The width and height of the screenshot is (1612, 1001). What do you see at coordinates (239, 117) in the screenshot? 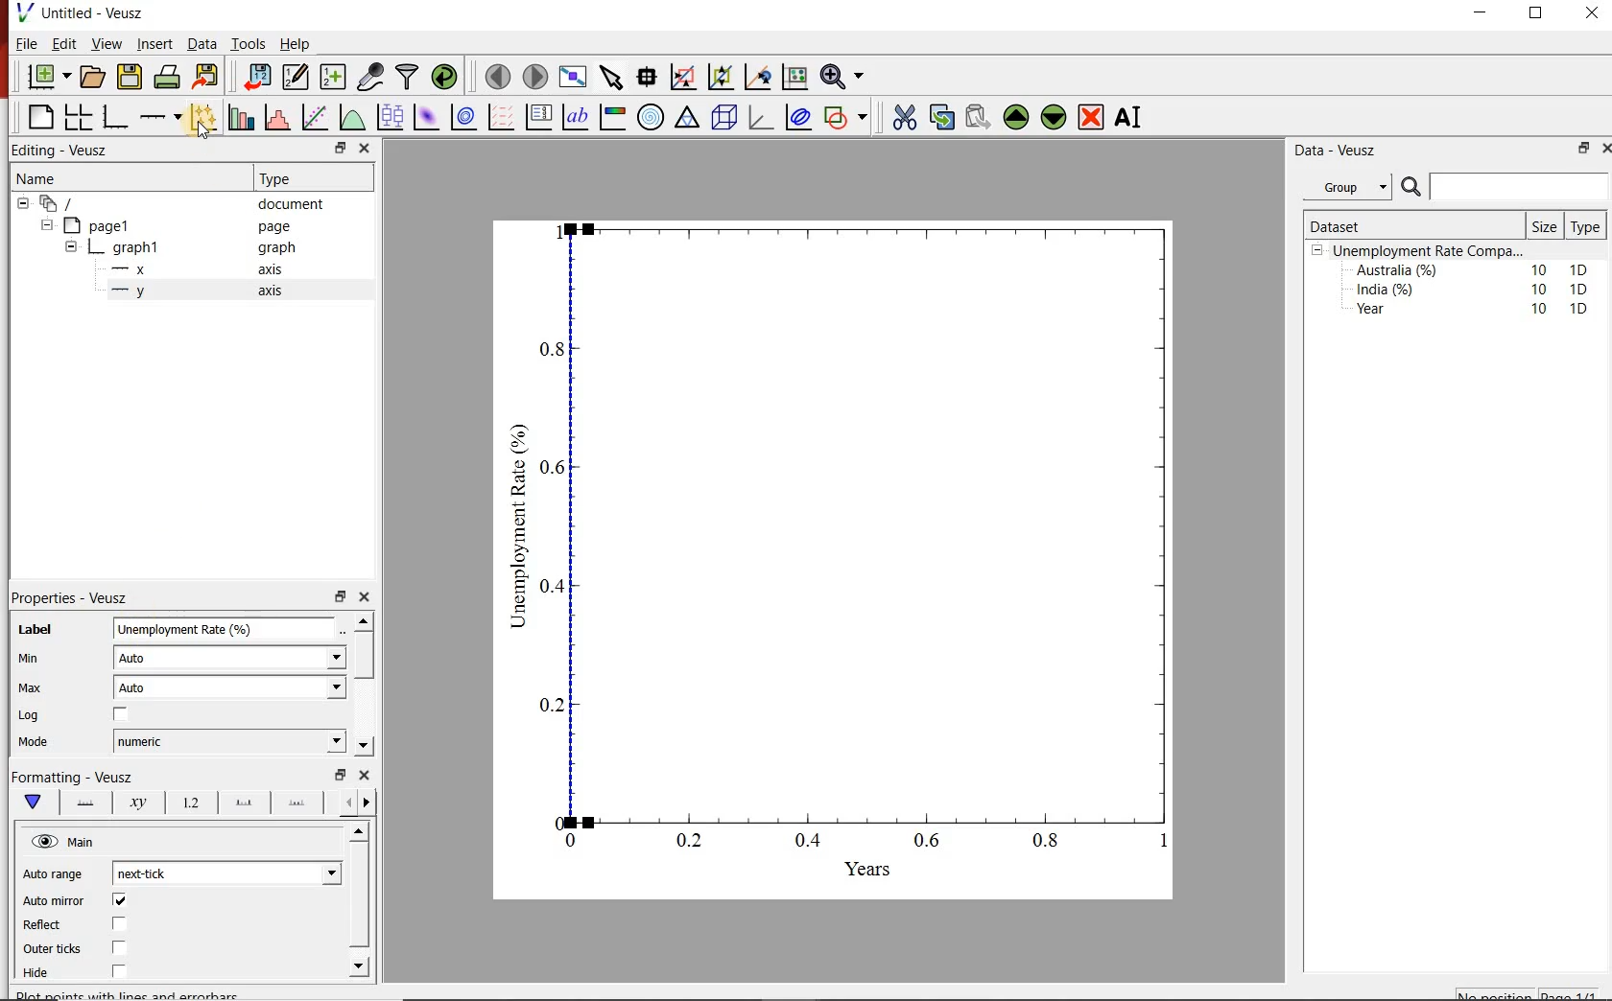
I see `bar graphs` at bounding box center [239, 117].